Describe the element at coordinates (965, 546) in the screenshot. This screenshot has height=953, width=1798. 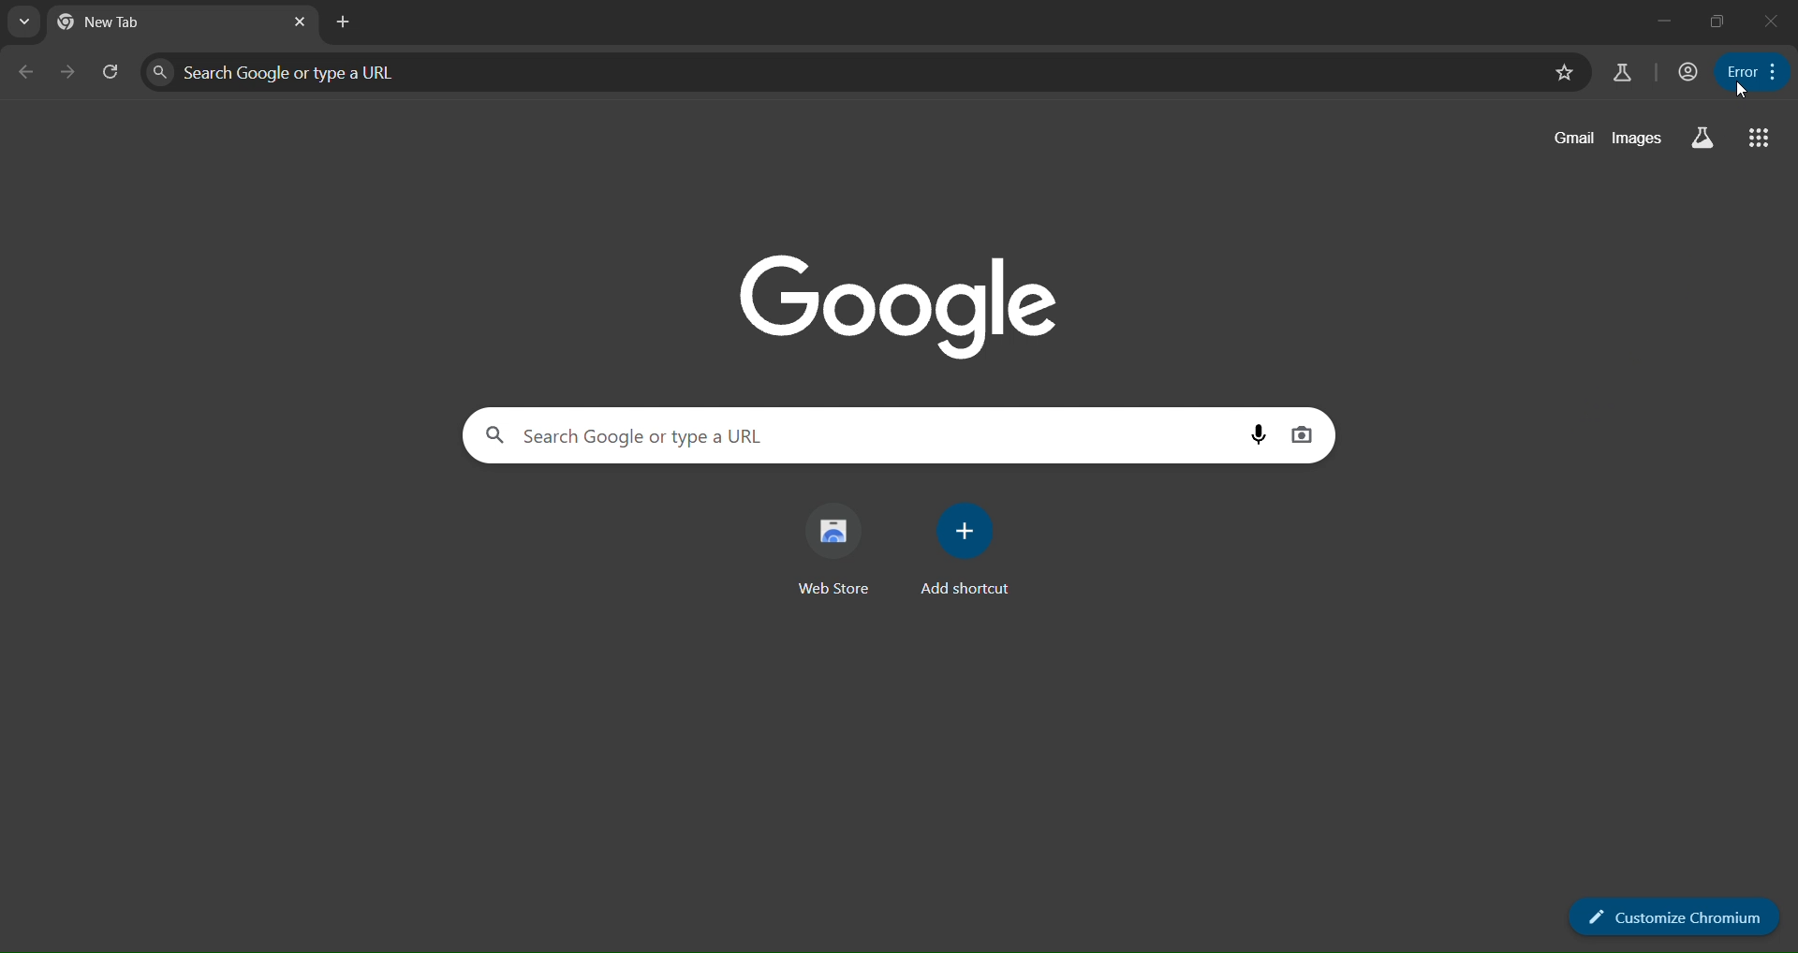
I see `add shortcut` at that location.